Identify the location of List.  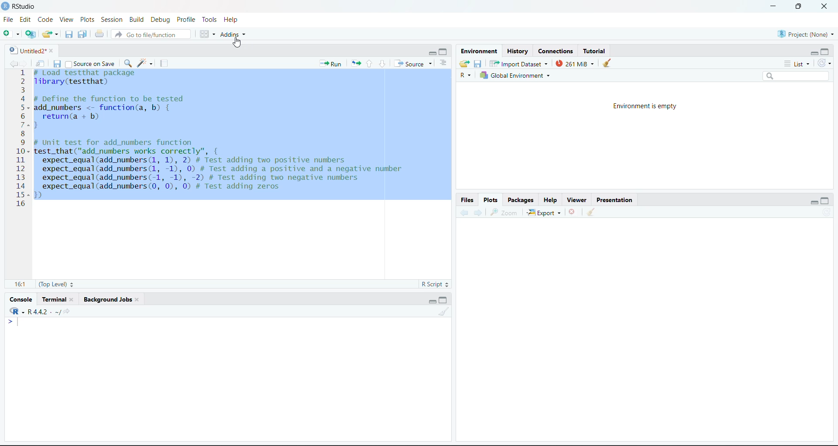
(797, 63).